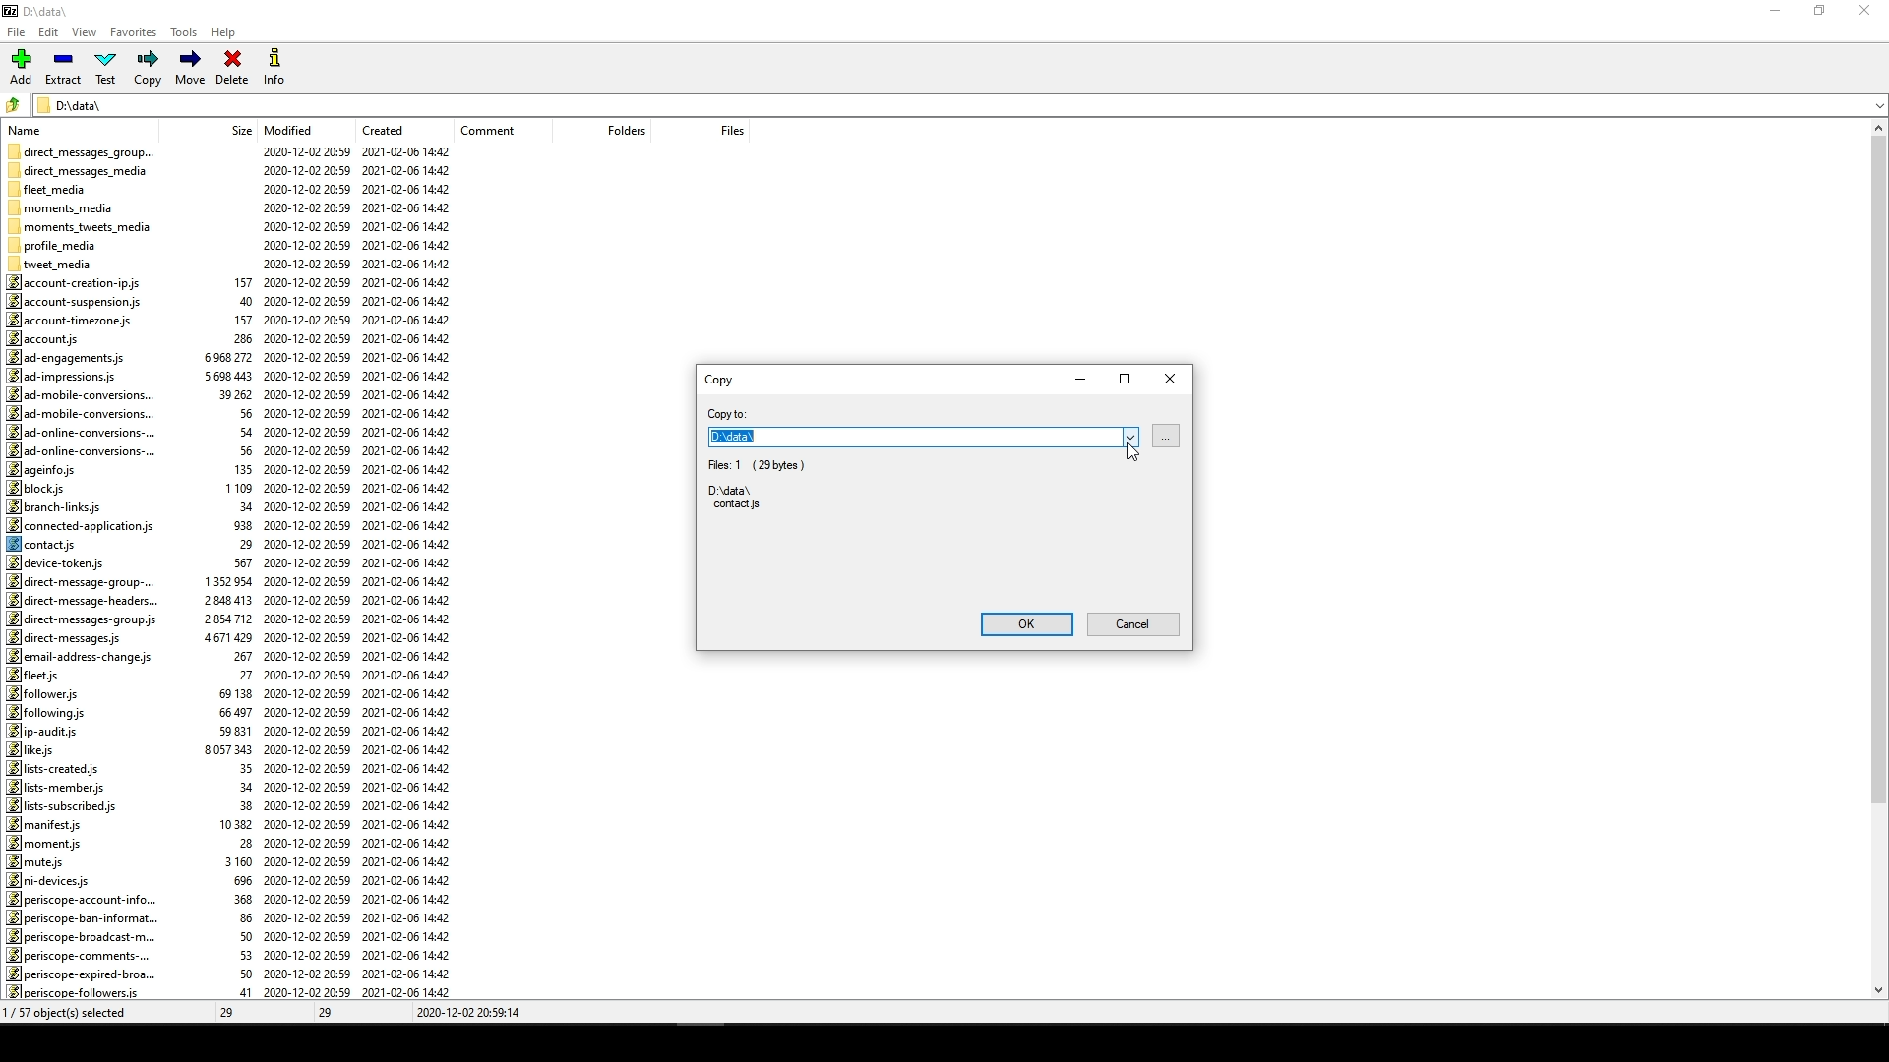  Describe the element at coordinates (86, 226) in the screenshot. I see `moments_tweets_media` at that location.